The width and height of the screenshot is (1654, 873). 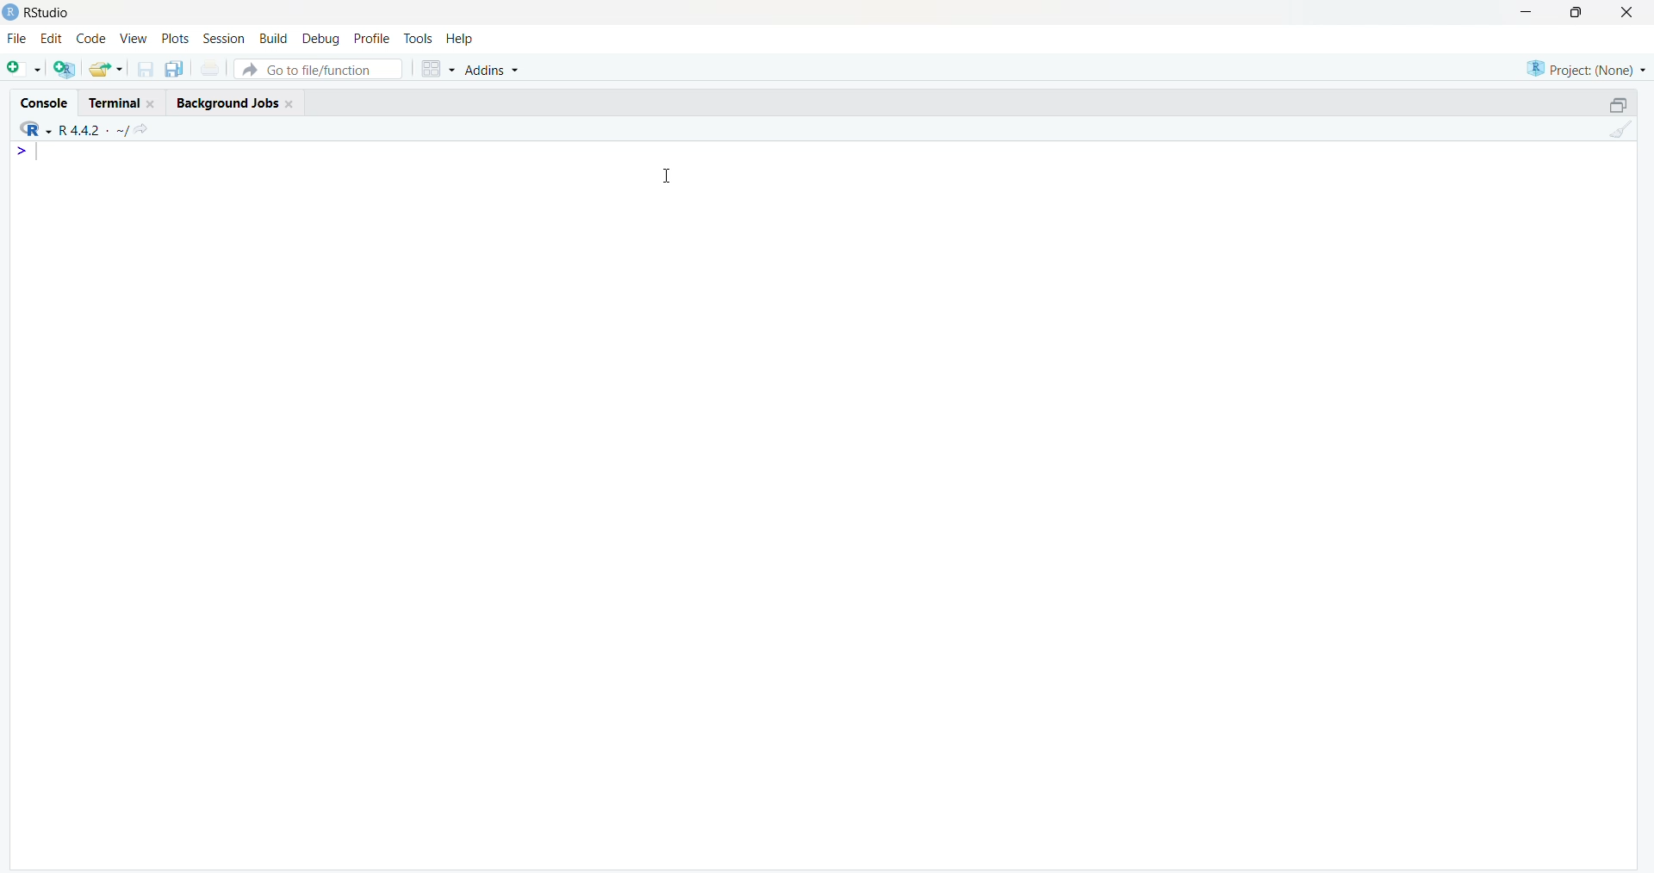 What do you see at coordinates (210, 69) in the screenshot?
I see `print` at bounding box center [210, 69].